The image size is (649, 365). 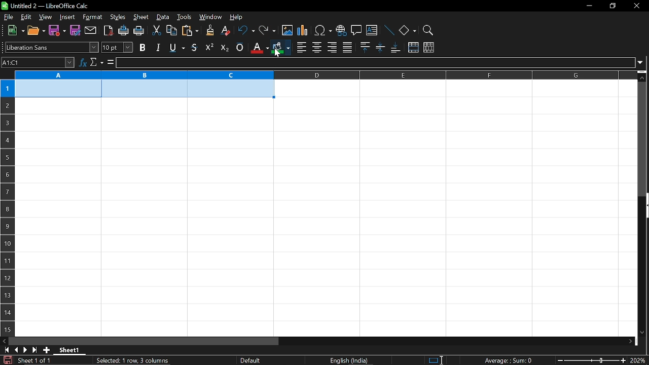 I want to click on sheet, so click(x=141, y=17).